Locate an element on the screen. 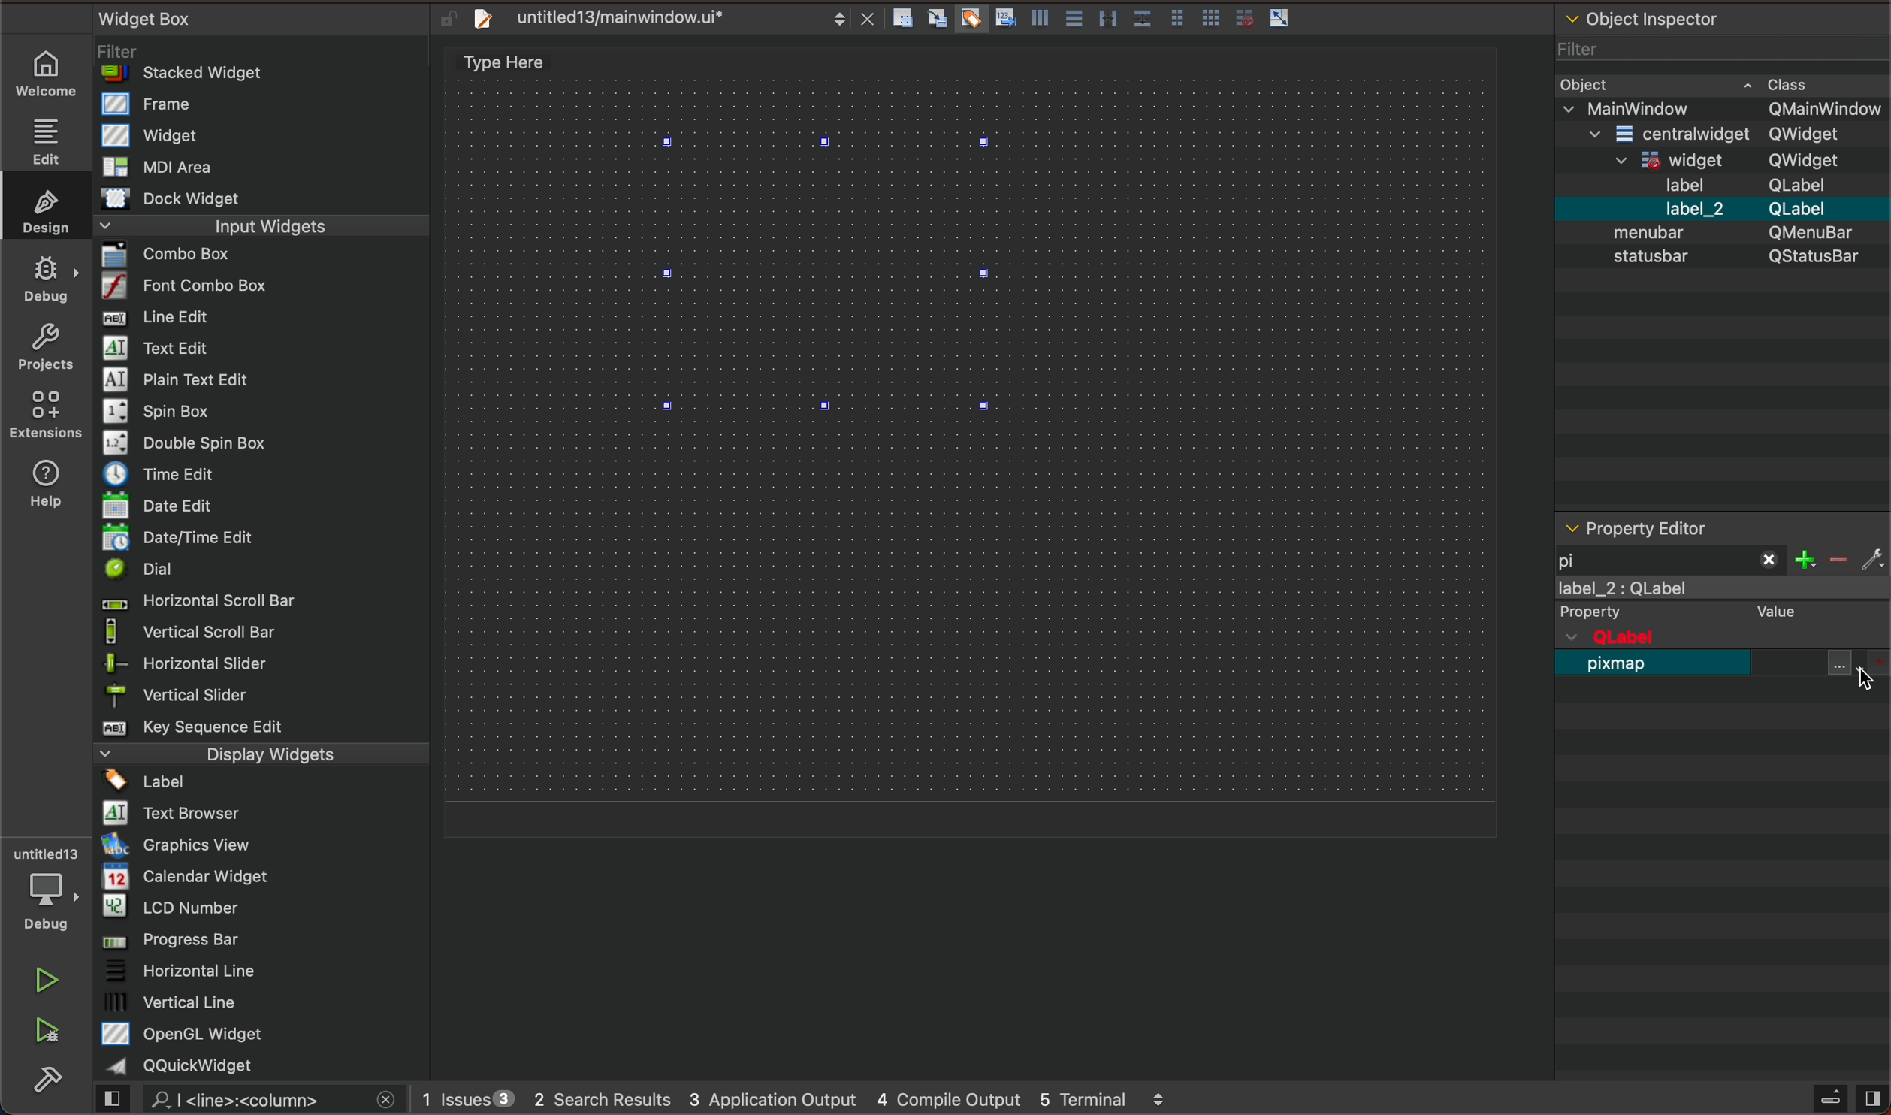  Extension  is located at coordinates (45, 415).